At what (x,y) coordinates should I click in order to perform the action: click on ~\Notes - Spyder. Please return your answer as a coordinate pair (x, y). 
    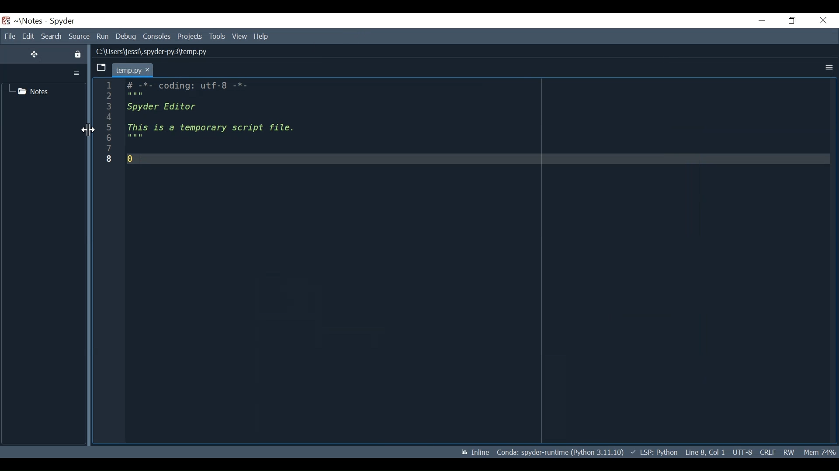
    Looking at the image, I should click on (46, 22).